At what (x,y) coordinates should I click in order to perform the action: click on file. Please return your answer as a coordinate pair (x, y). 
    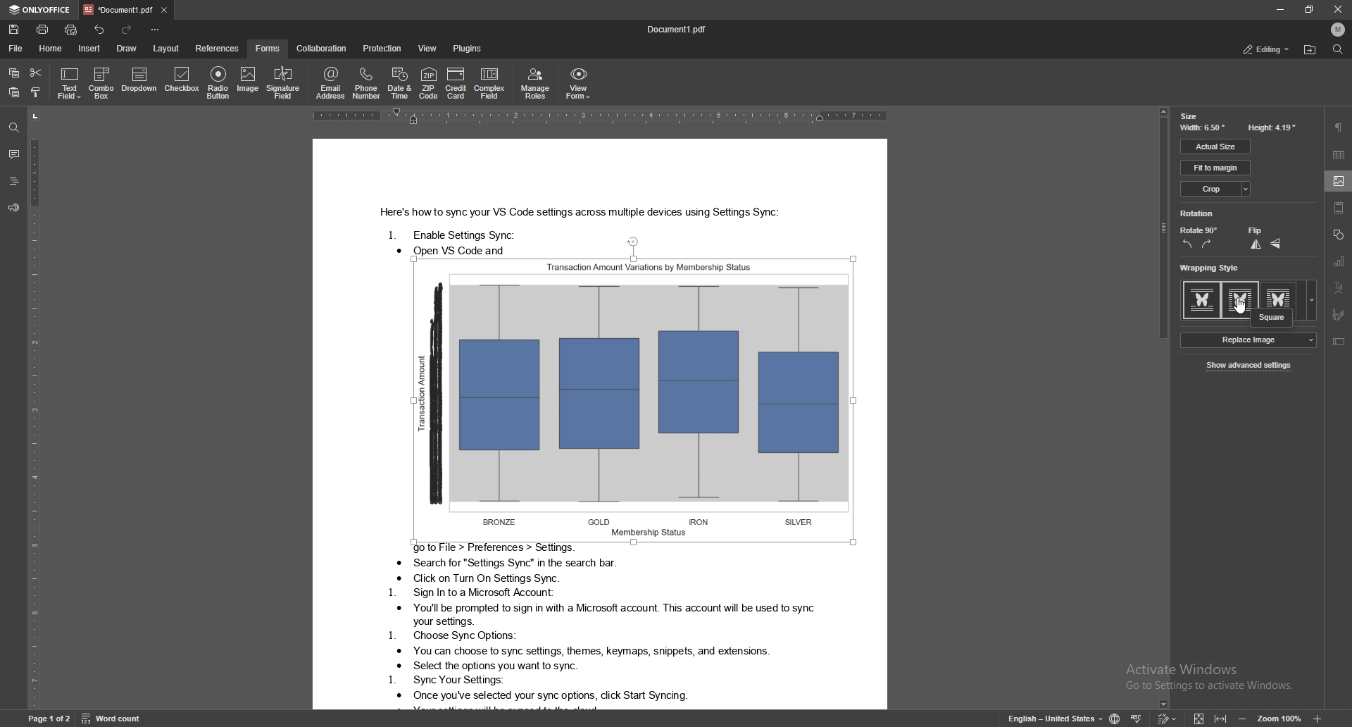
    Looking at the image, I should click on (17, 49).